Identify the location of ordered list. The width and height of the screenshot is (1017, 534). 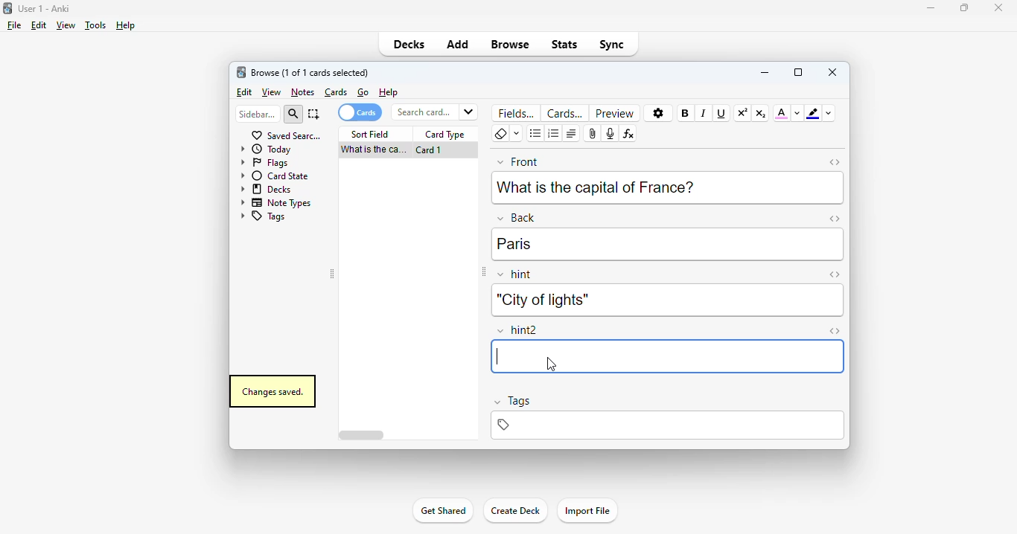
(554, 134).